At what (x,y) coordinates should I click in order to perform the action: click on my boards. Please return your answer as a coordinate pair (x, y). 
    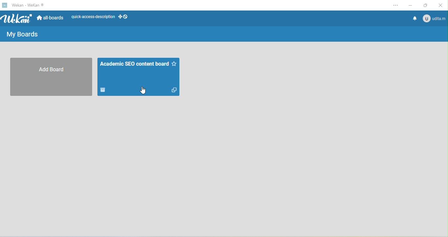
    Looking at the image, I should click on (25, 35).